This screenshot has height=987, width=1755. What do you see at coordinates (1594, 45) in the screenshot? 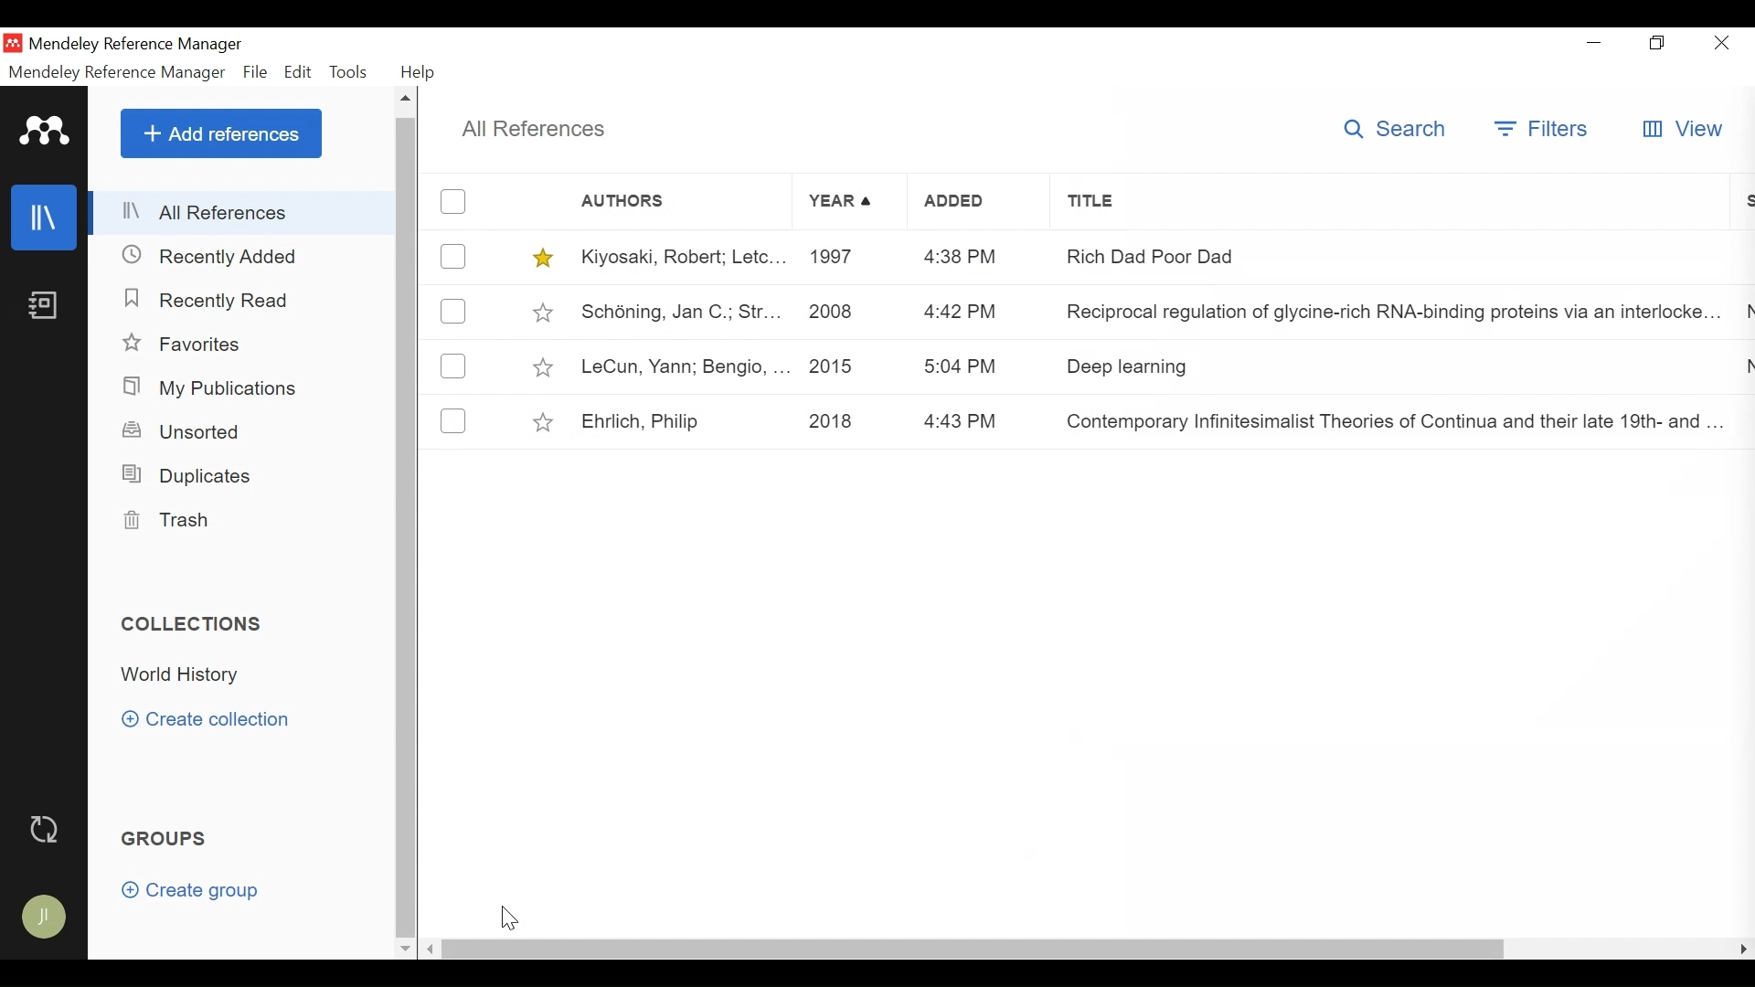
I see `minimize` at bounding box center [1594, 45].